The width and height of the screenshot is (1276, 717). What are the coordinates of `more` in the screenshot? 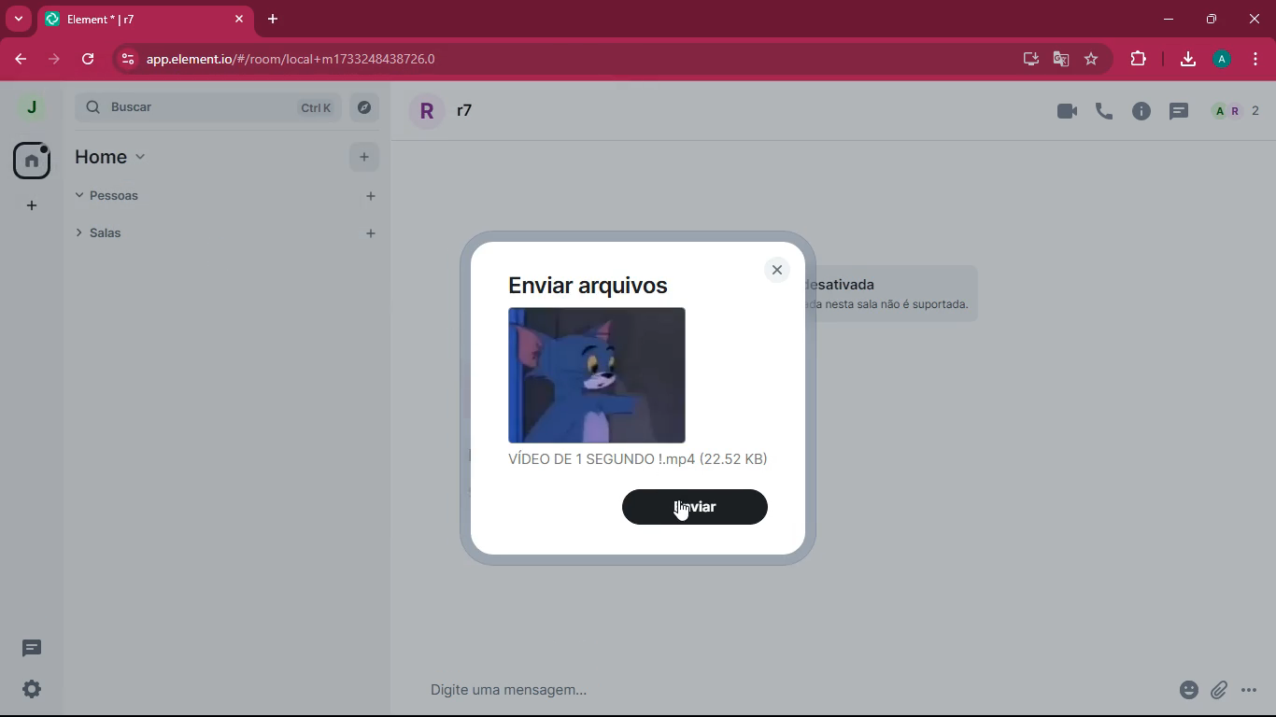 It's located at (1251, 691).